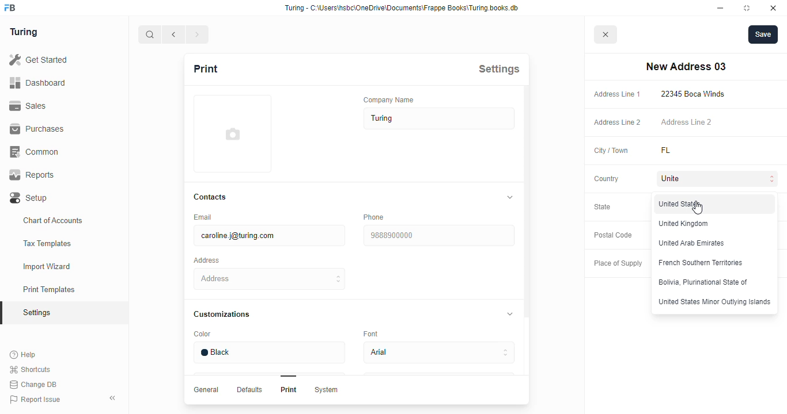 Image resolution: width=787 pixels, height=414 pixels. What do you see at coordinates (440, 118) in the screenshot?
I see `turing` at bounding box center [440, 118].